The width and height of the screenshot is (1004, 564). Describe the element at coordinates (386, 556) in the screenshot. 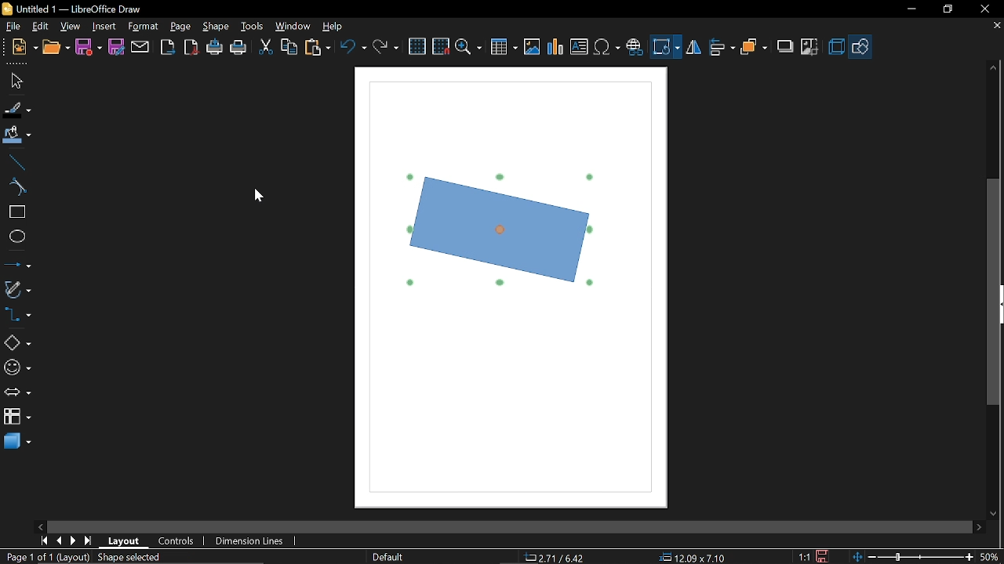

I see `Default` at that location.